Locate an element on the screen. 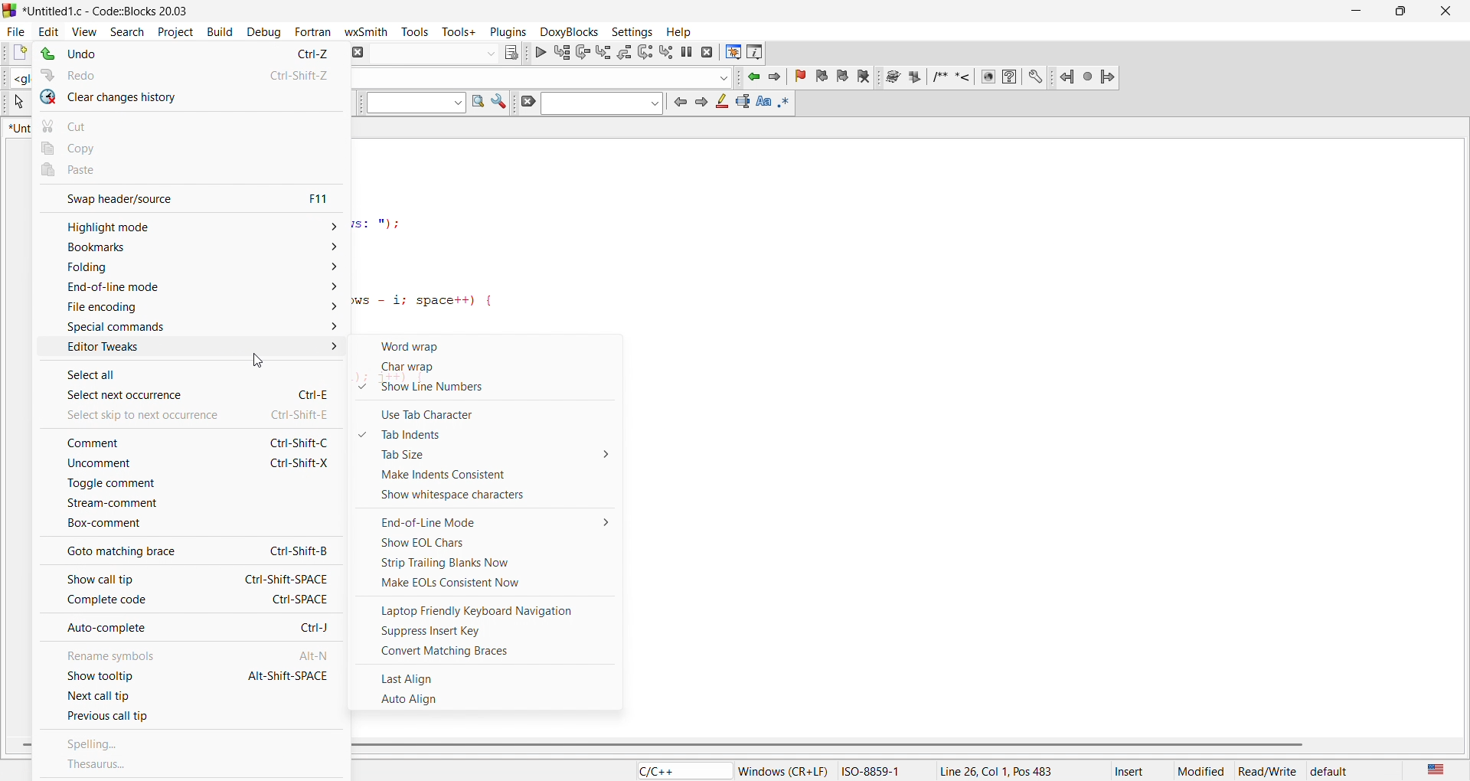 Image resolution: width=1470 pixels, height=781 pixels. Ctrl-Shift-C is located at coordinates (299, 443).